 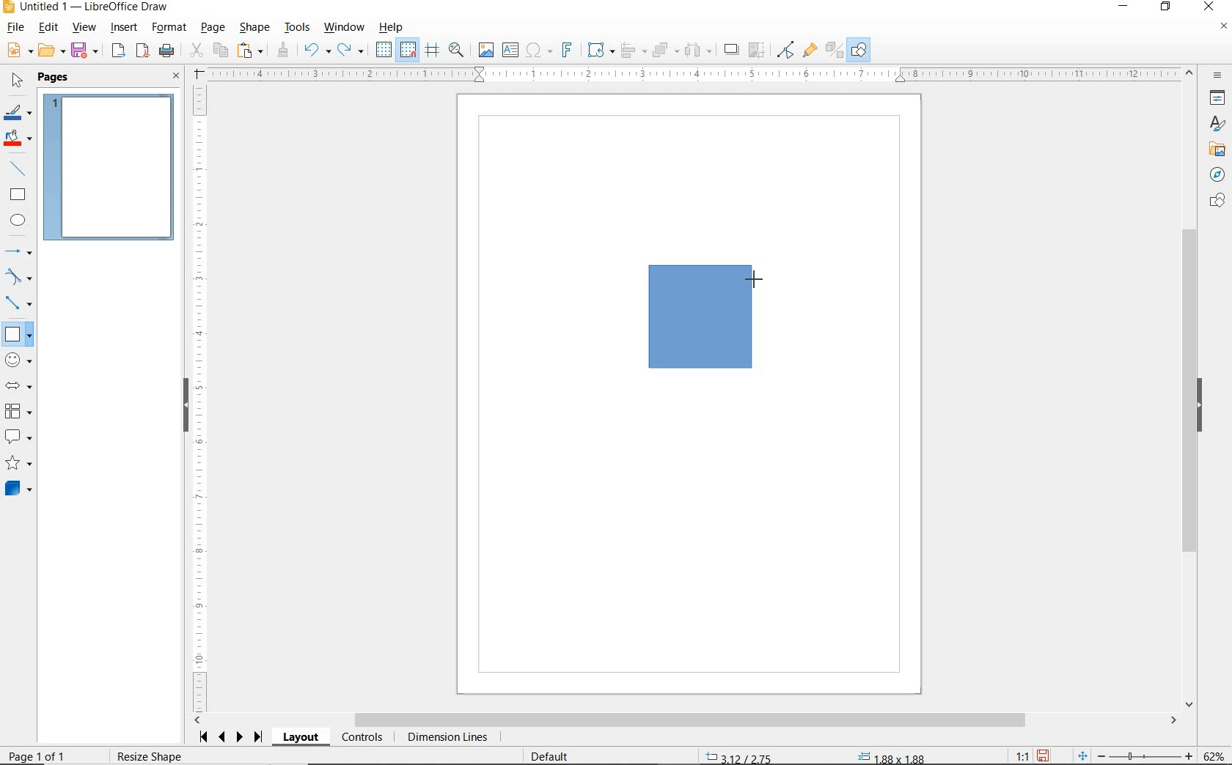 What do you see at coordinates (250, 51) in the screenshot?
I see `PASTE` at bounding box center [250, 51].